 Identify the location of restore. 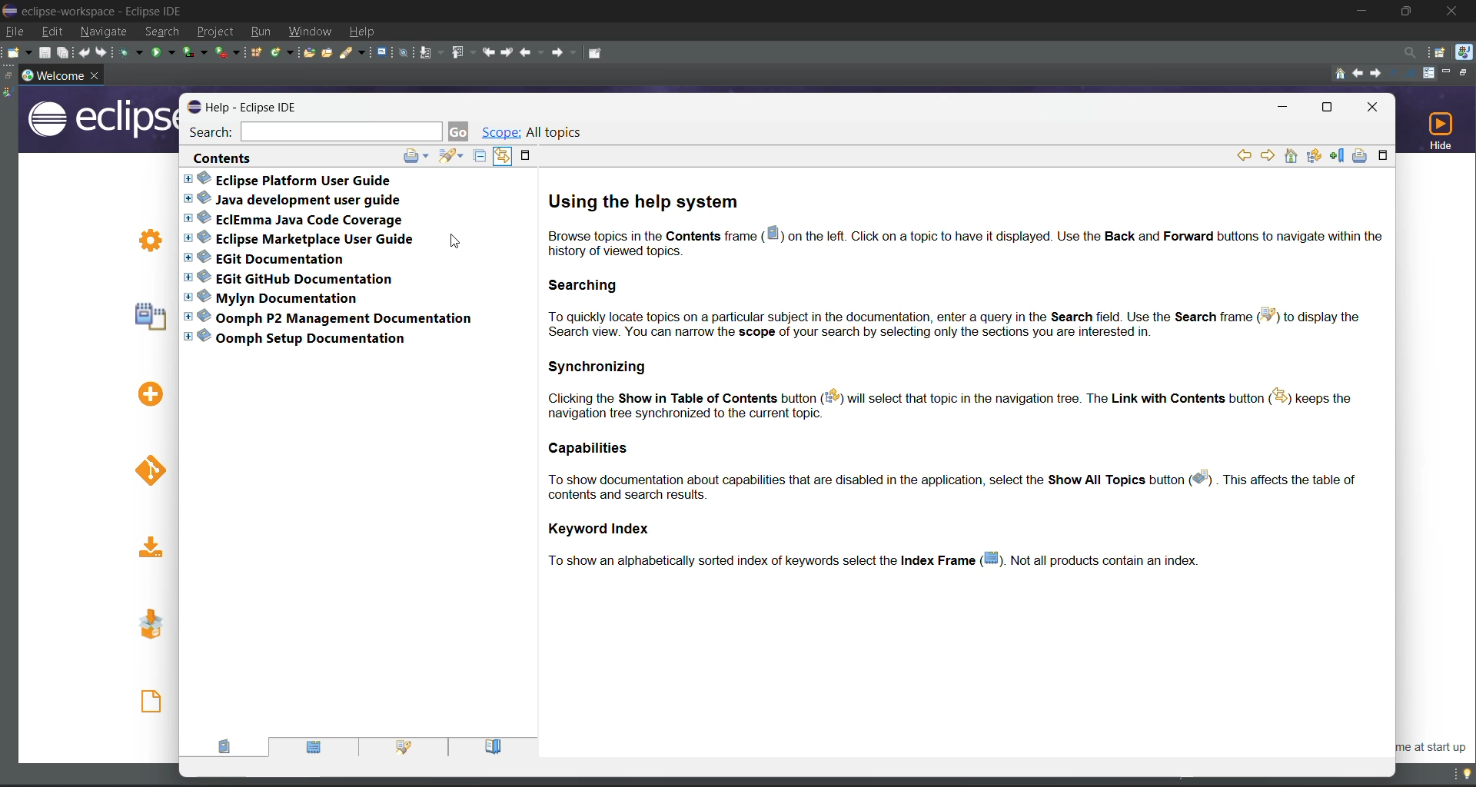
(9, 75).